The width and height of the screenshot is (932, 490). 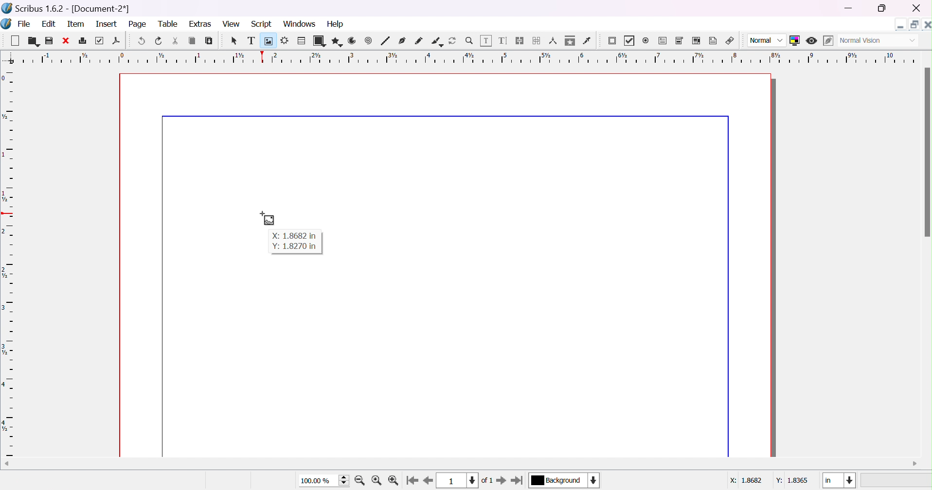 What do you see at coordinates (486, 39) in the screenshot?
I see `edit contents of frame` at bounding box center [486, 39].